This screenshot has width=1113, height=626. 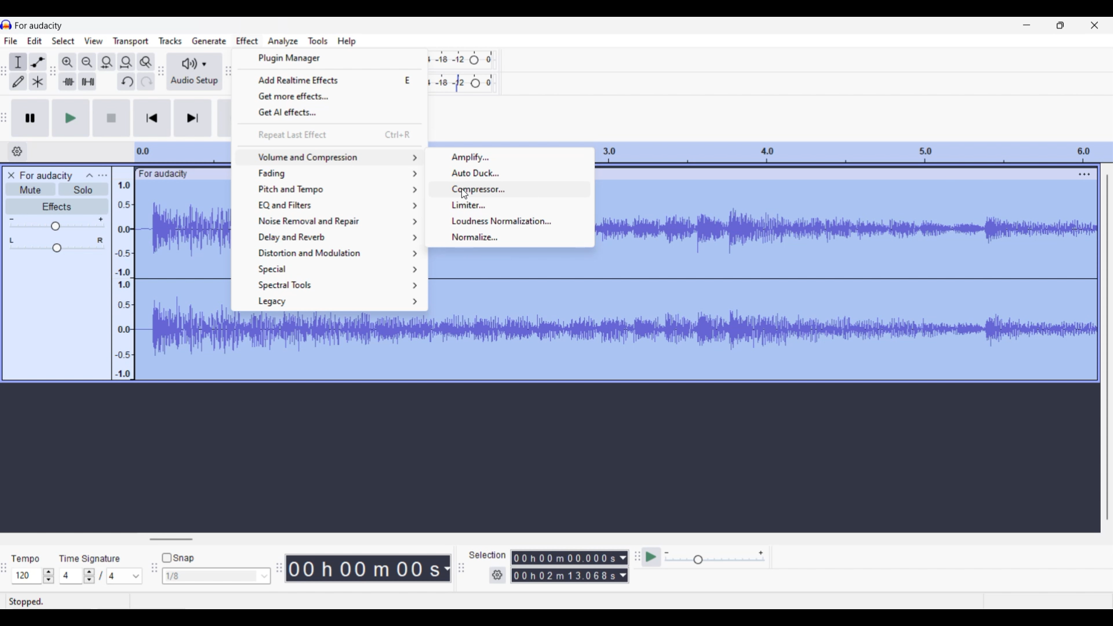 What do you see at coordinates (90, 175) in the screenshot?
I see `Collpase` at bounding box center [90, 175].